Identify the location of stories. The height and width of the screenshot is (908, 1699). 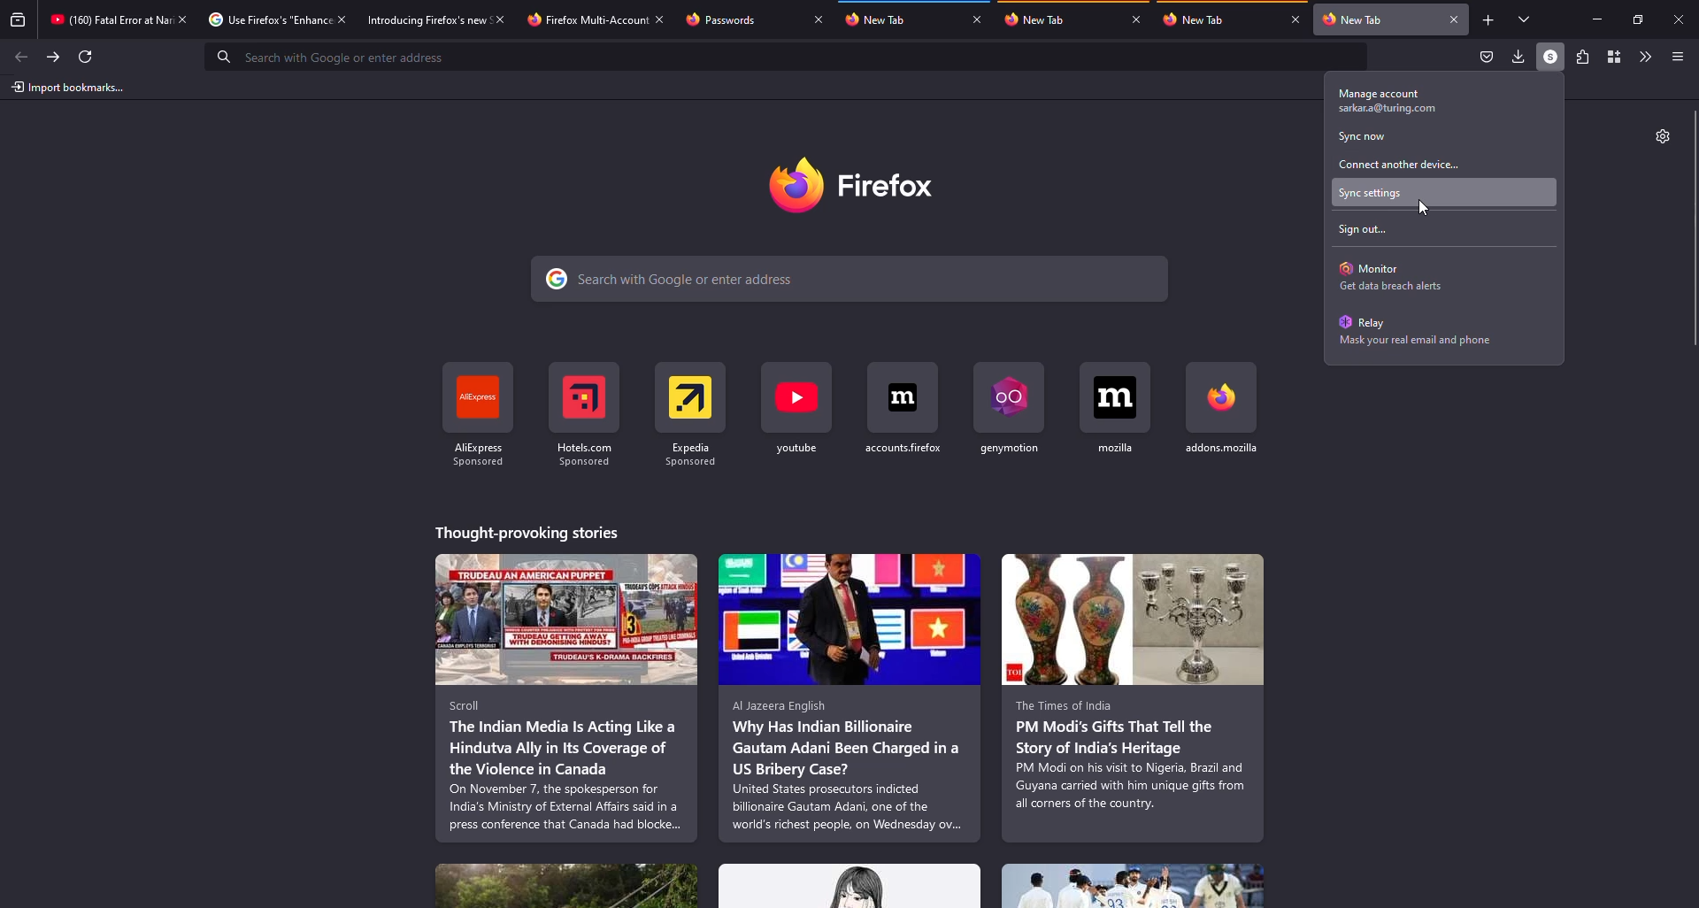
(850, 696).